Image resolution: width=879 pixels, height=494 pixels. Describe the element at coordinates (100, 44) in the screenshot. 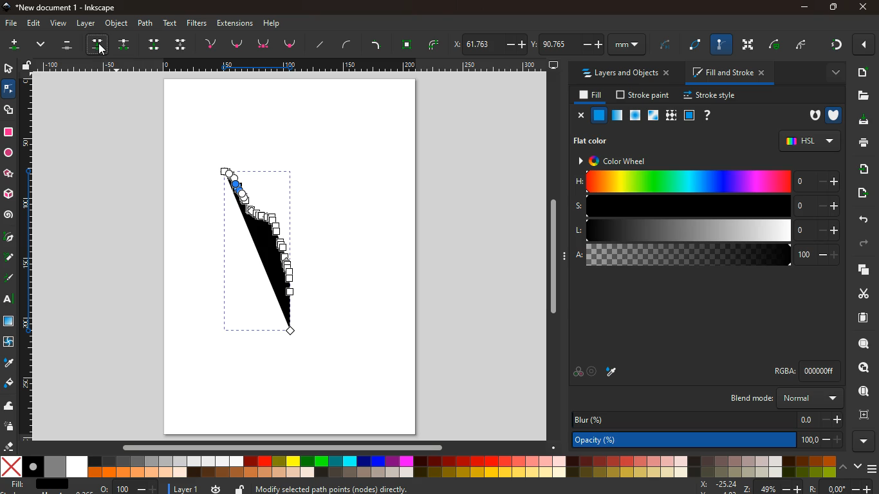

I see `drop` at that location.